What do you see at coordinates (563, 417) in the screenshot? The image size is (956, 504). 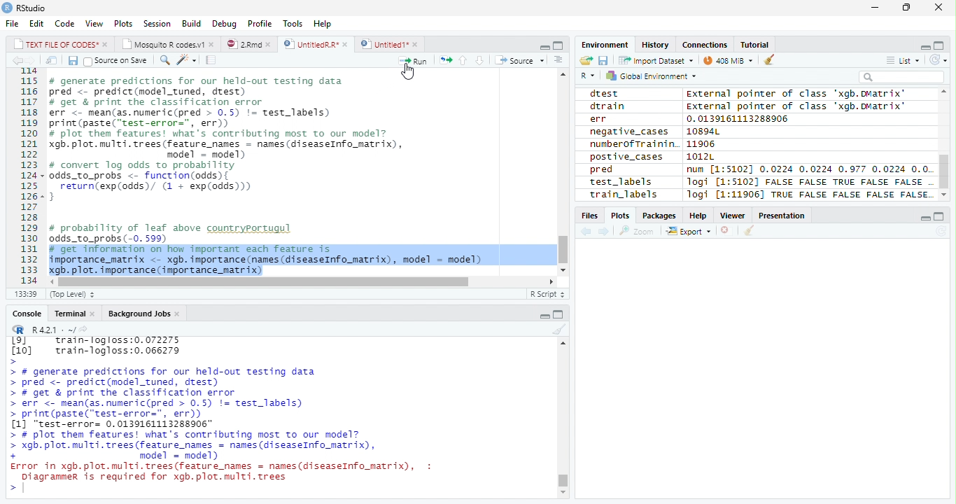 I see `Scroll` at bounding box center [563, 417].